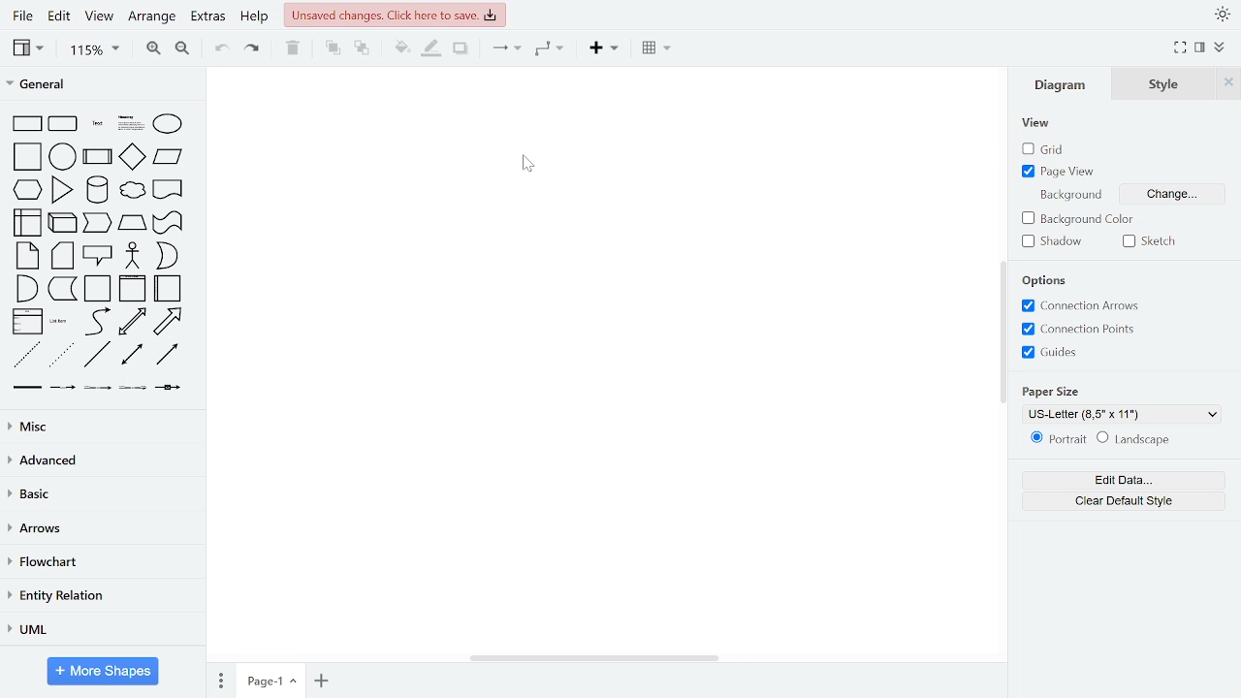 This screenshot has height=698, width=1241. What do you see at coordinates (97, 221) in the screenshot?
I see `step` at bounding box center [97, 221].